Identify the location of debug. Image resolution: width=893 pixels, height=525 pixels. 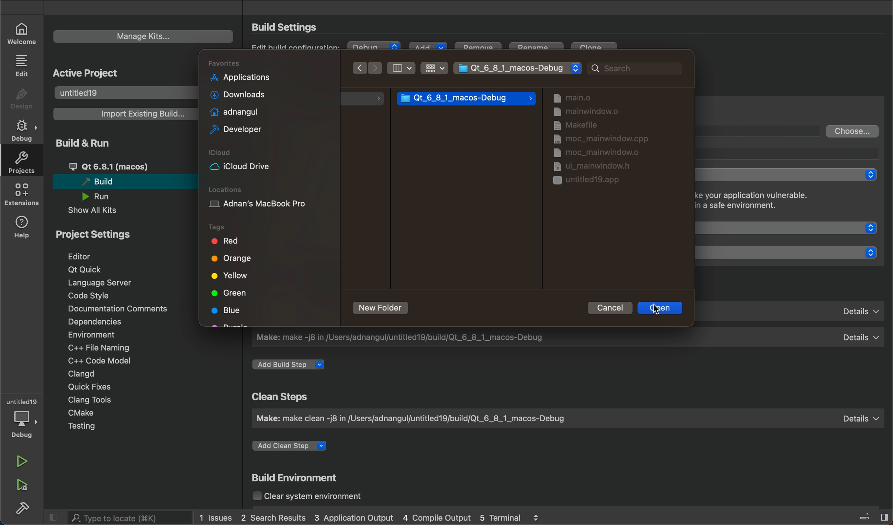
(375, 47).